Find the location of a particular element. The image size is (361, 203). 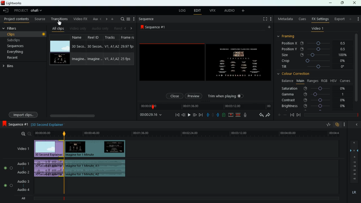

contrast is located at coordinates (314, 100).